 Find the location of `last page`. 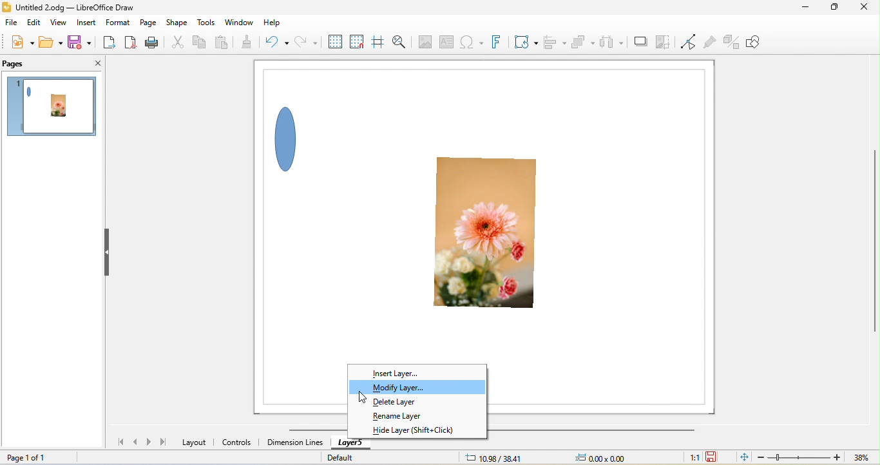

last page is located at coordinates (164, 441).